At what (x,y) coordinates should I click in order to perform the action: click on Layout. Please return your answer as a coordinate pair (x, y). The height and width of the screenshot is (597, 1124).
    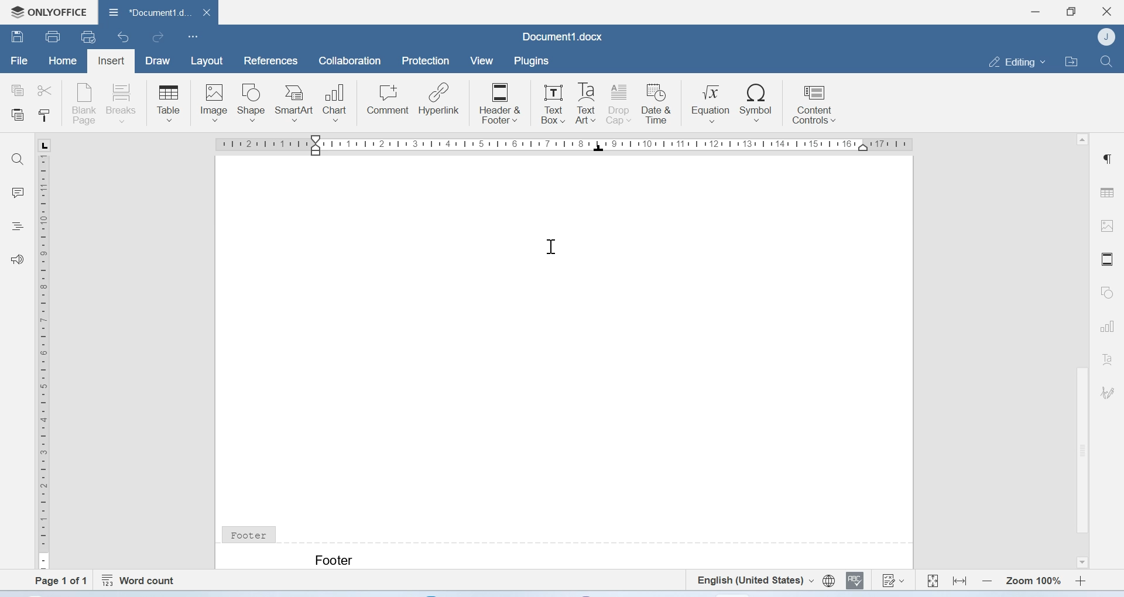
    Looking at the image, I should click on (207, 61).